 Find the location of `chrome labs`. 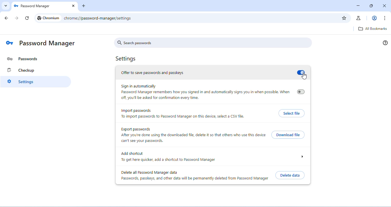

chrome labs is located at coordinates (359, 18).